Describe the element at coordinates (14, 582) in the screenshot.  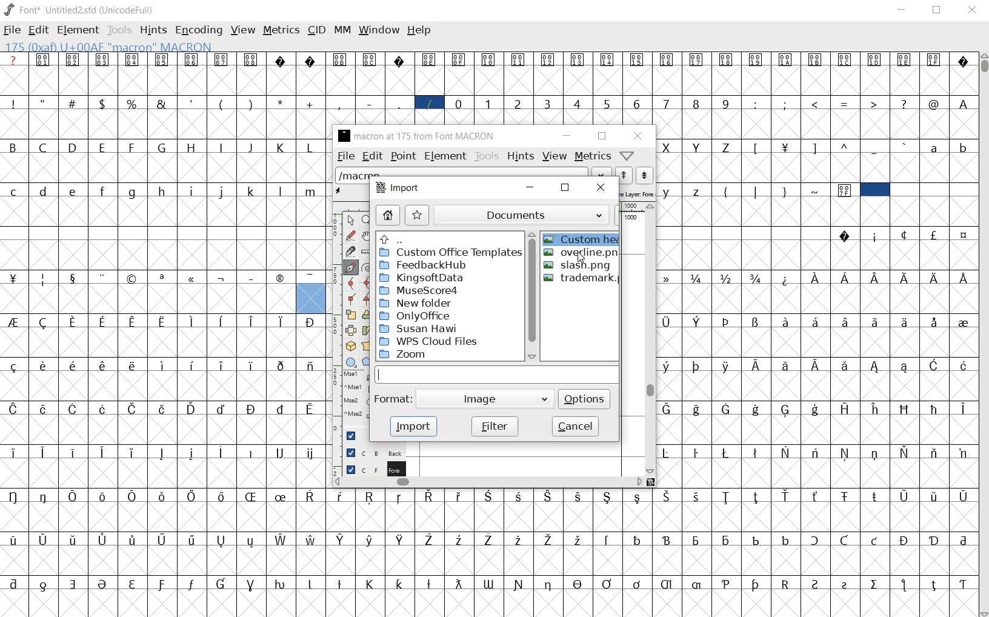
I see `Symbol` at that location.